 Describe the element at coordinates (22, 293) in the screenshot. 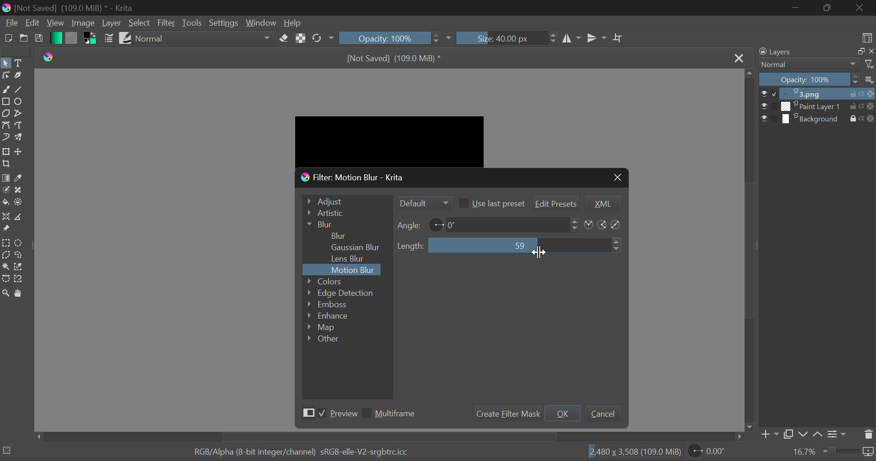

I see `Pan` at that location.